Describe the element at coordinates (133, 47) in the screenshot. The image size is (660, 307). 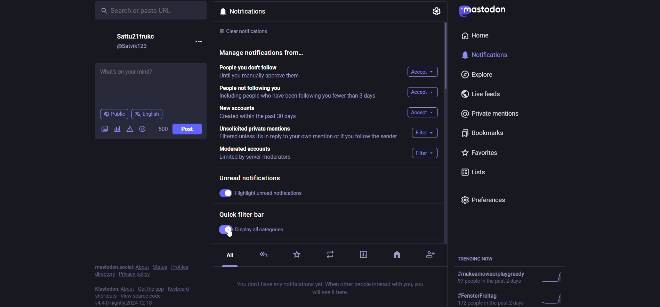
I see `@Satvik123` at that location.